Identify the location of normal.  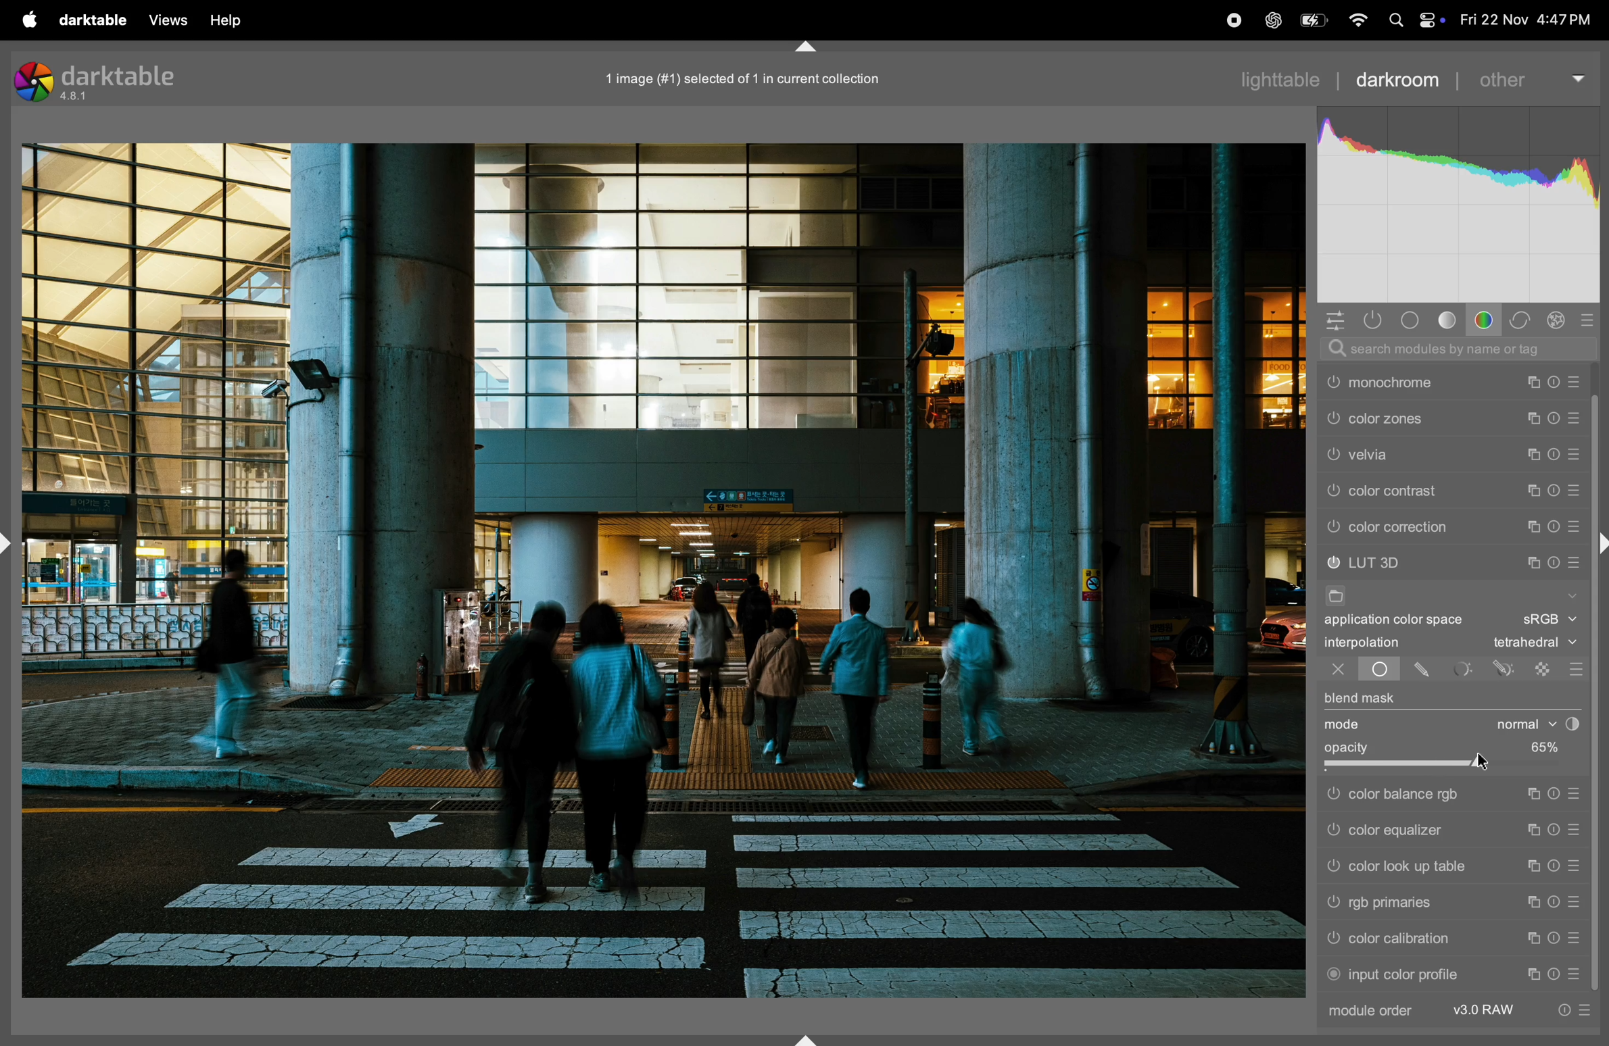
(1535, 726).